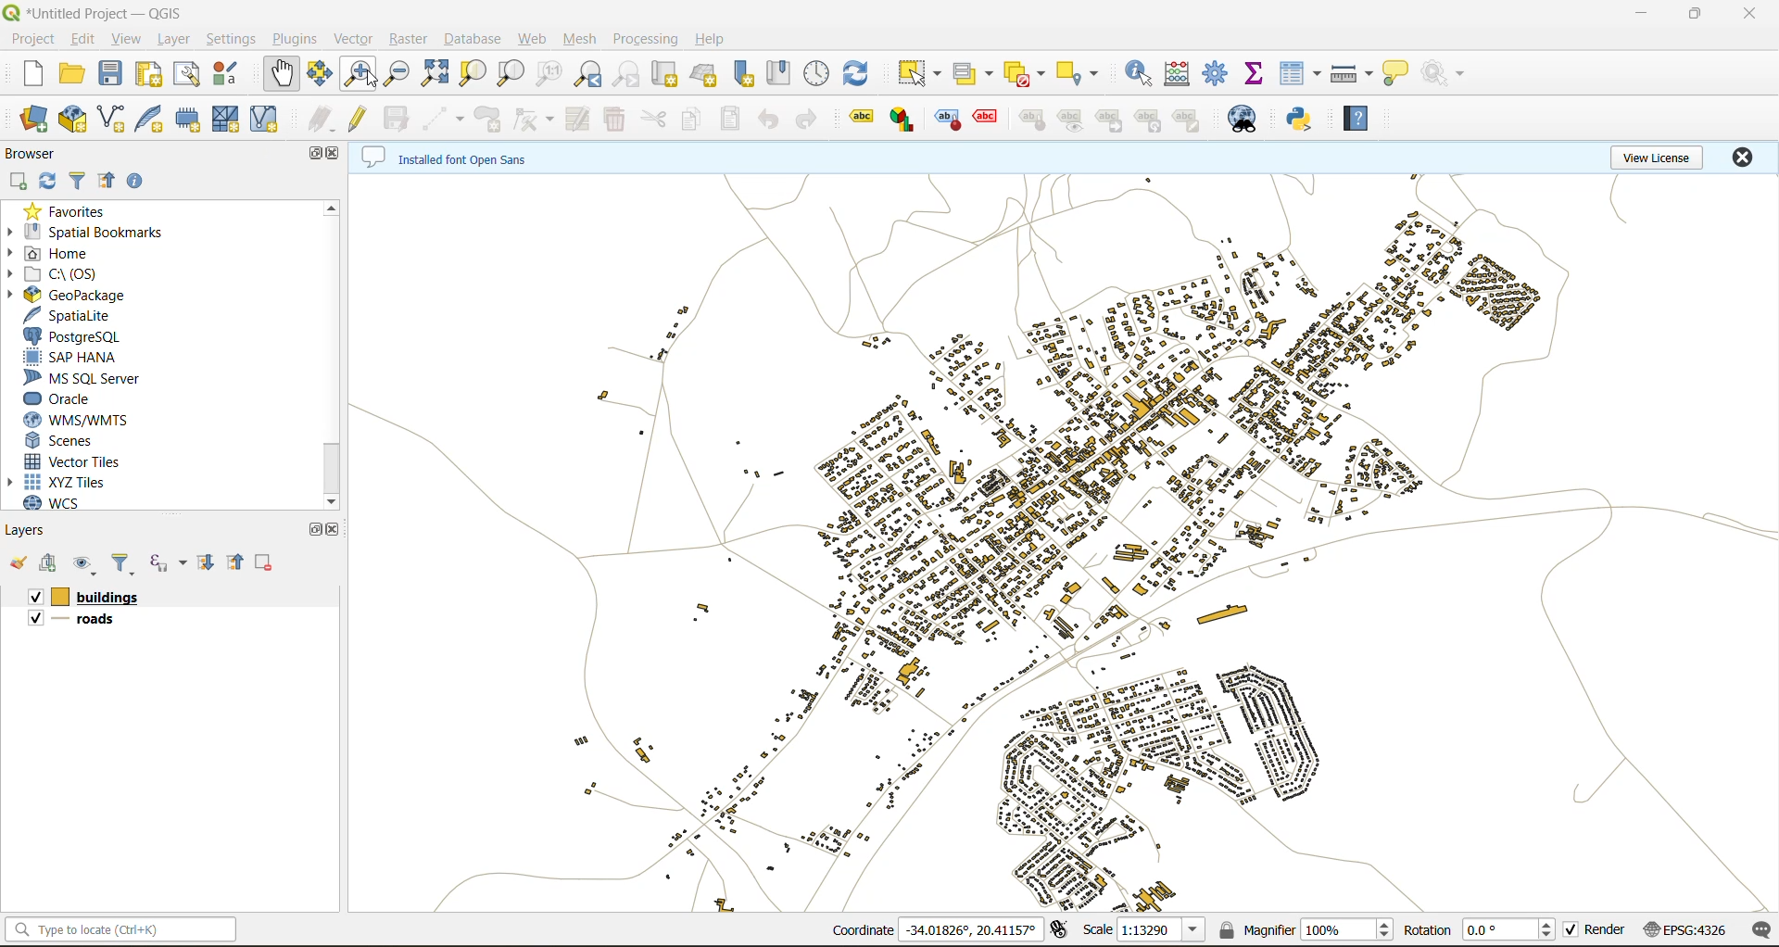  What do you see at coordinates (410, 41) in the screenshot?
I see `raster` at bounding box center [410, 41].